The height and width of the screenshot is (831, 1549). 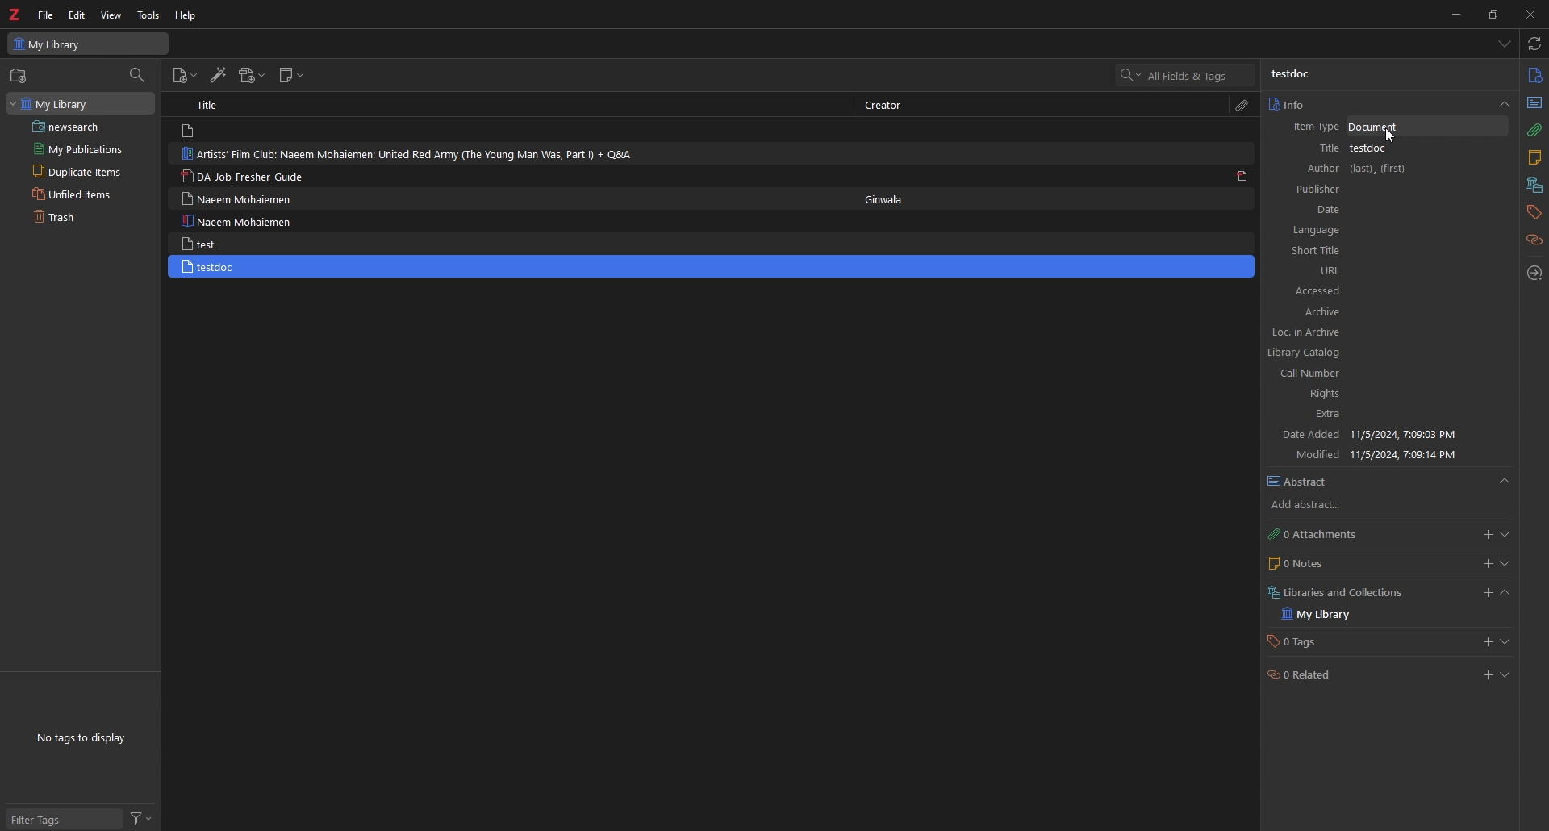 What do you see at coordinates (1505, 674) in the screenshot?
I see `show` at bounding box center [1505, 674].